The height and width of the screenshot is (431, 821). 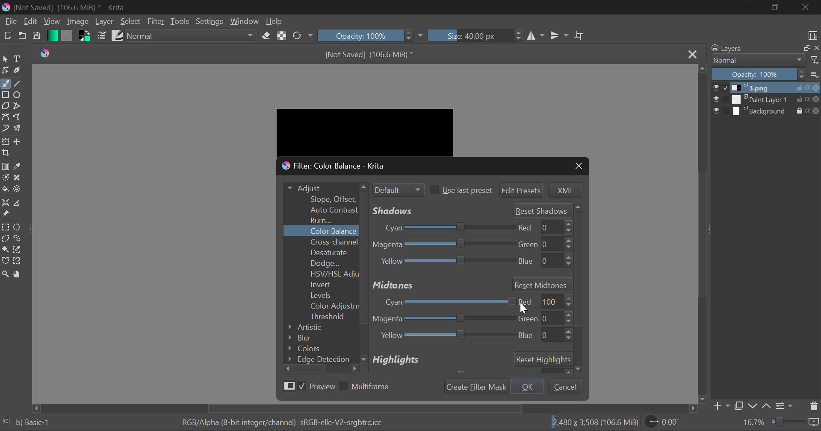 What do you see at coordinates (536, 35) in the screenshot?
I see `Vertical Mirror Flip` at bounding box center [536, 35].